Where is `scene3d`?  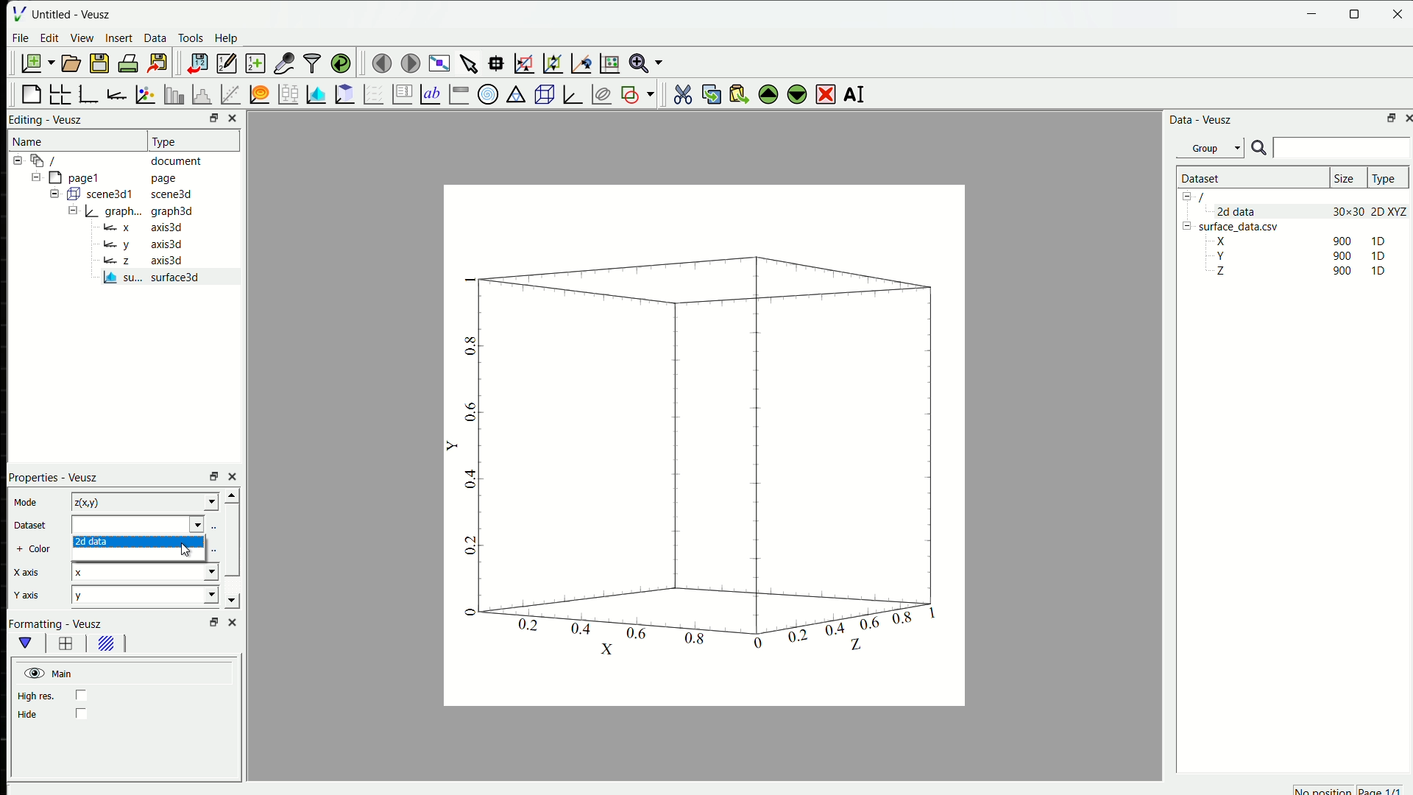
scene3d is located at coordinates (172, 195).